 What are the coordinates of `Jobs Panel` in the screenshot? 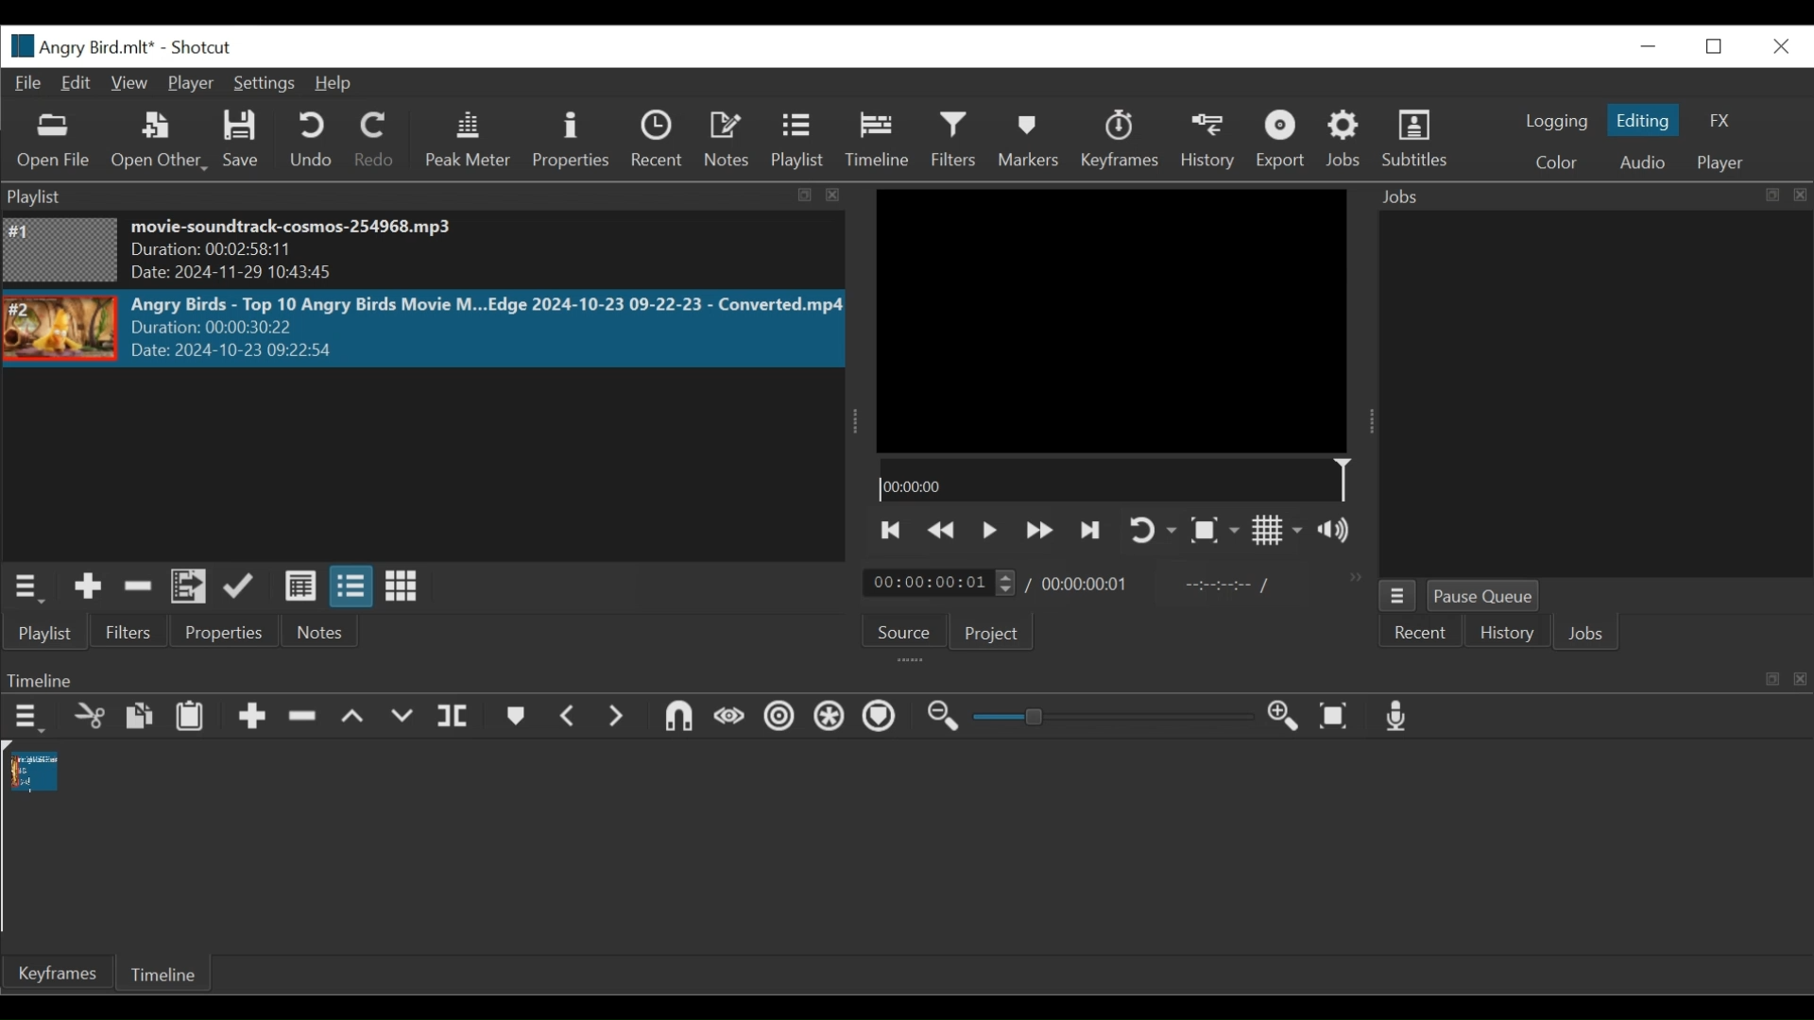 It's located at (1576, 395).